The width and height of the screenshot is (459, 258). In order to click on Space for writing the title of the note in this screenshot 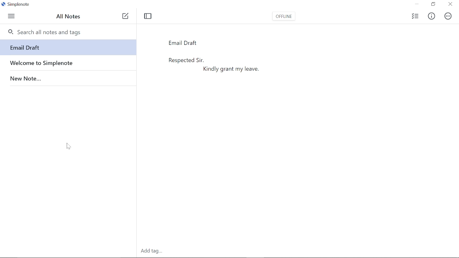, I will do `click(200, 42)`.